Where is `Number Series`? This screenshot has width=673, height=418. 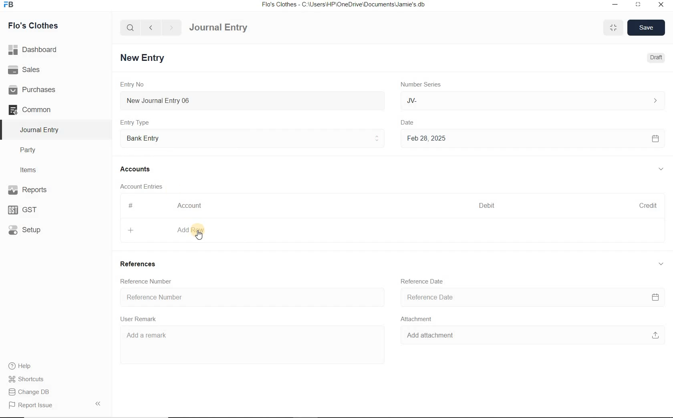 Number Series is located at coordinates (420, 84).